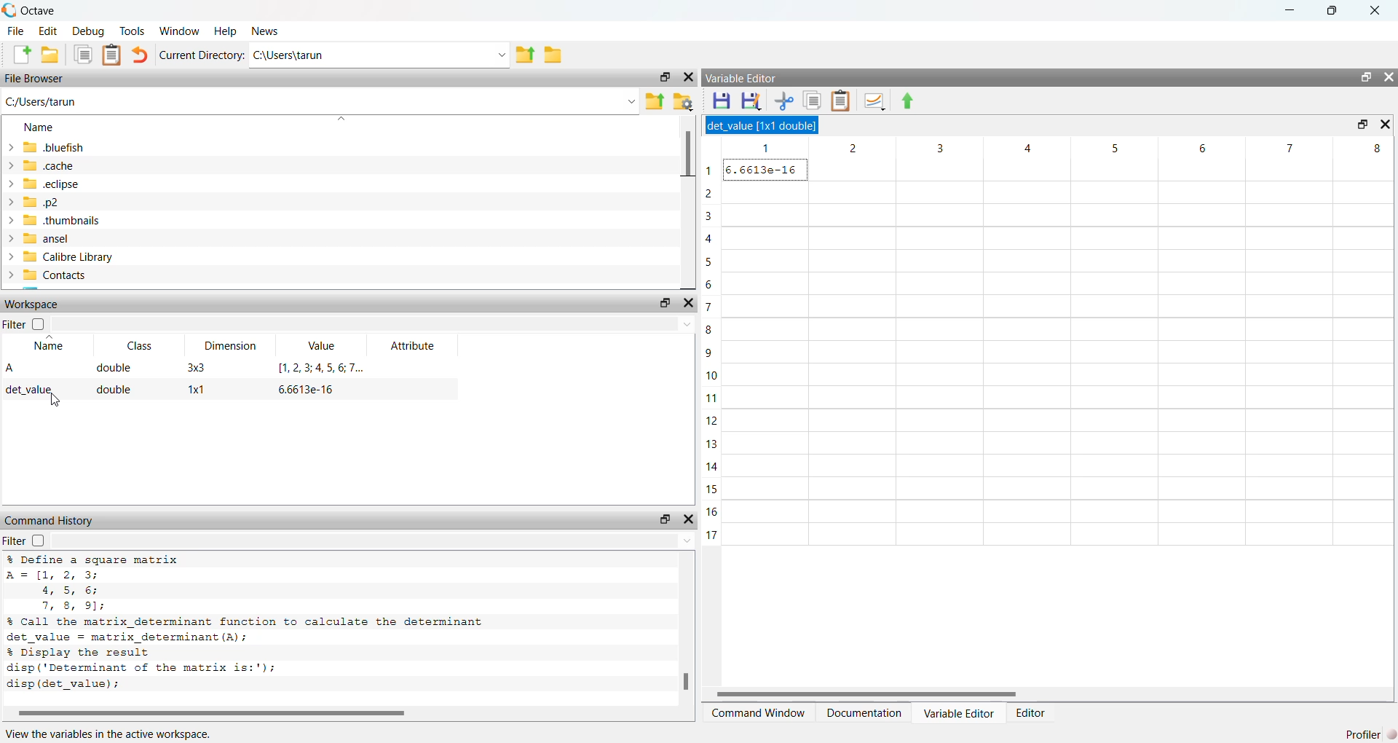 Image resolution: width=1398 pixels, height=743 pixels. I want to click on copy, so click(812, 101).